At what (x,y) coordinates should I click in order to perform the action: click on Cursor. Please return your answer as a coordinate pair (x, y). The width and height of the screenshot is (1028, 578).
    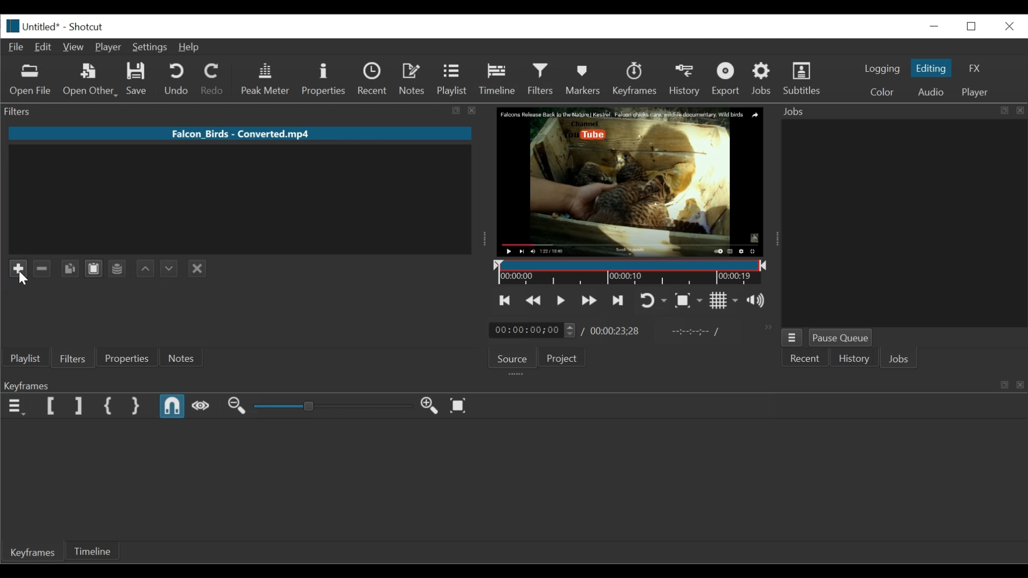
    Looking at the image, I should click on (542, 90).